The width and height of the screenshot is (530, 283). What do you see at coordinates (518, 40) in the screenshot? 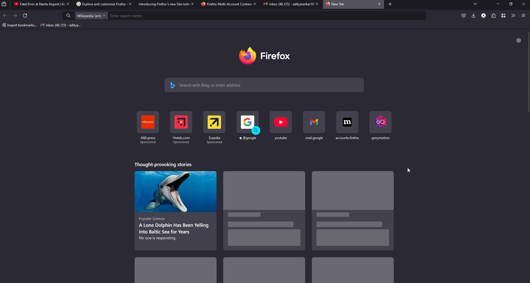
I see `settings` at bounding box center [518, 40].